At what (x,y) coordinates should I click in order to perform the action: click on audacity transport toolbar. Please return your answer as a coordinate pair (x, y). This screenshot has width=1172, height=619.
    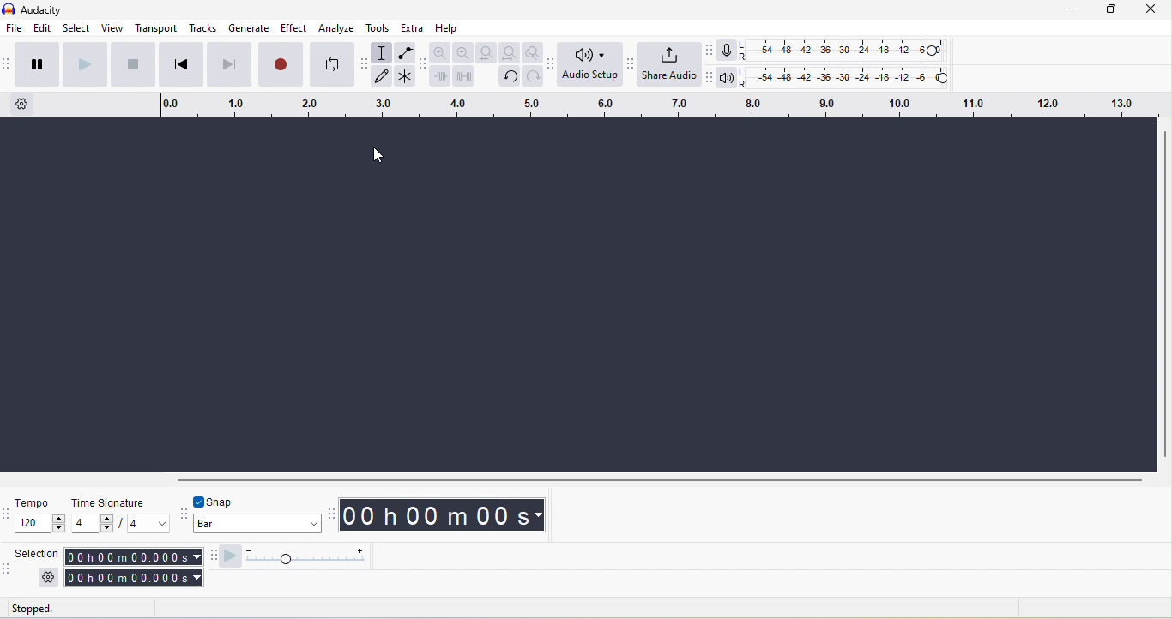
    Looking at the image, I should click on (8, 64).